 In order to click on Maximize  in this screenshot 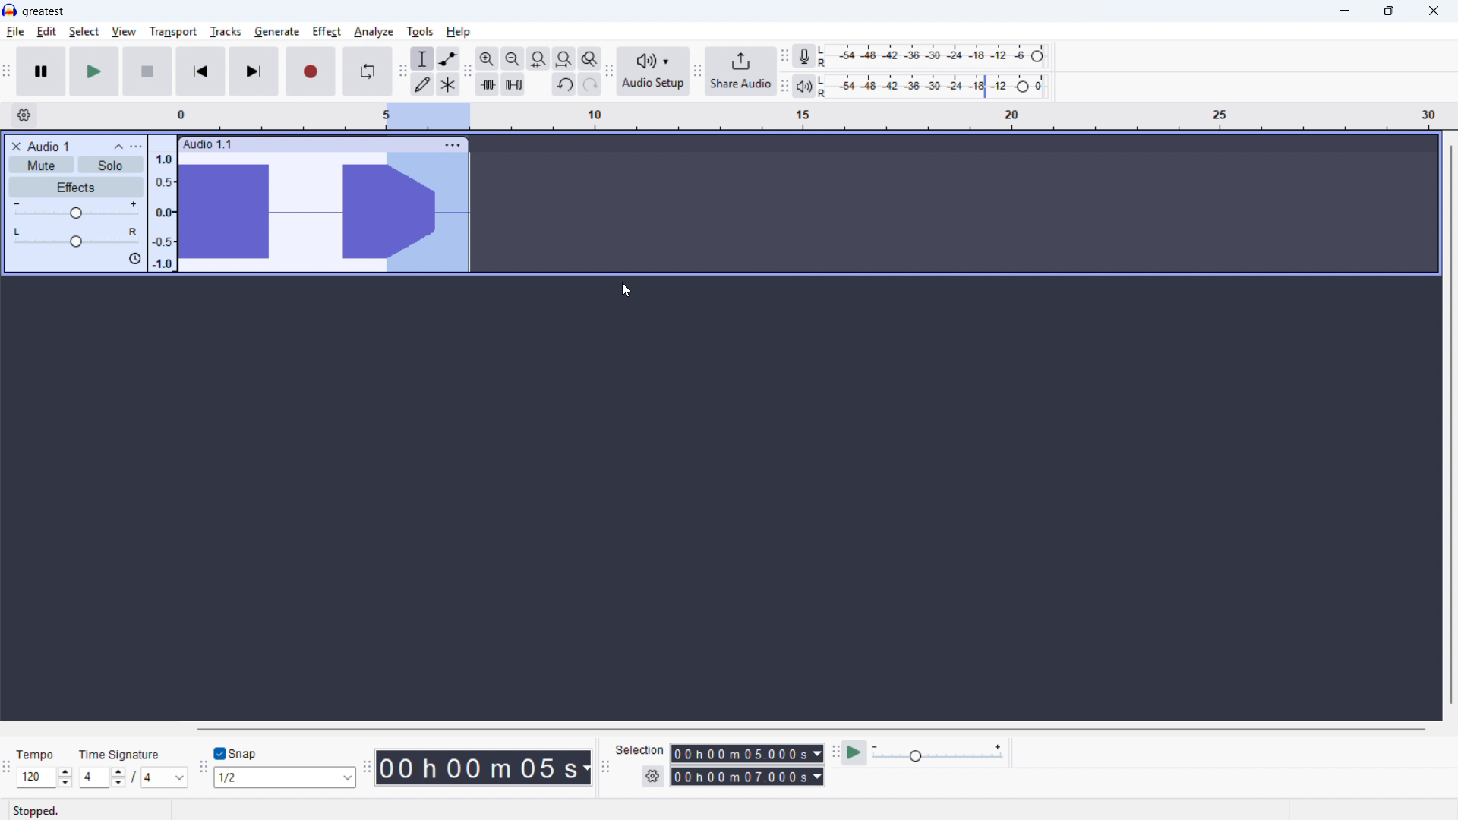, I will do `click(1389, 11)`.